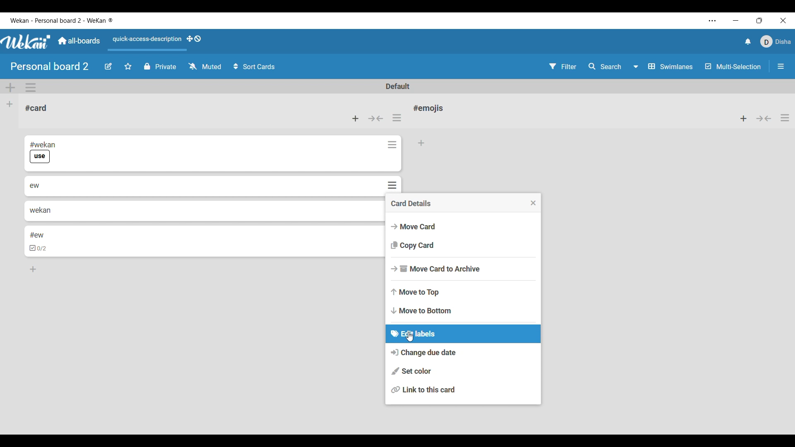 The image size is (795, 447). What do you see at coordinates (463, 371) in the screenshot?
I see `Set color` at bounding box center [463, 371].